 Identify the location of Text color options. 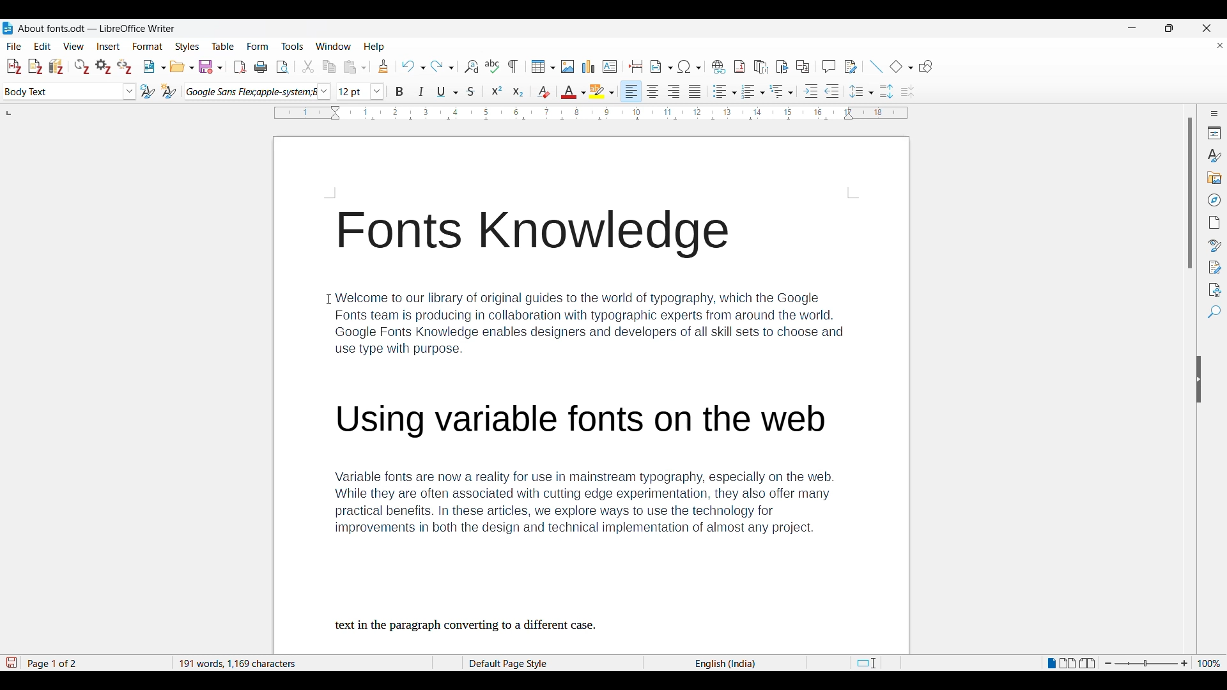
(574, 91).